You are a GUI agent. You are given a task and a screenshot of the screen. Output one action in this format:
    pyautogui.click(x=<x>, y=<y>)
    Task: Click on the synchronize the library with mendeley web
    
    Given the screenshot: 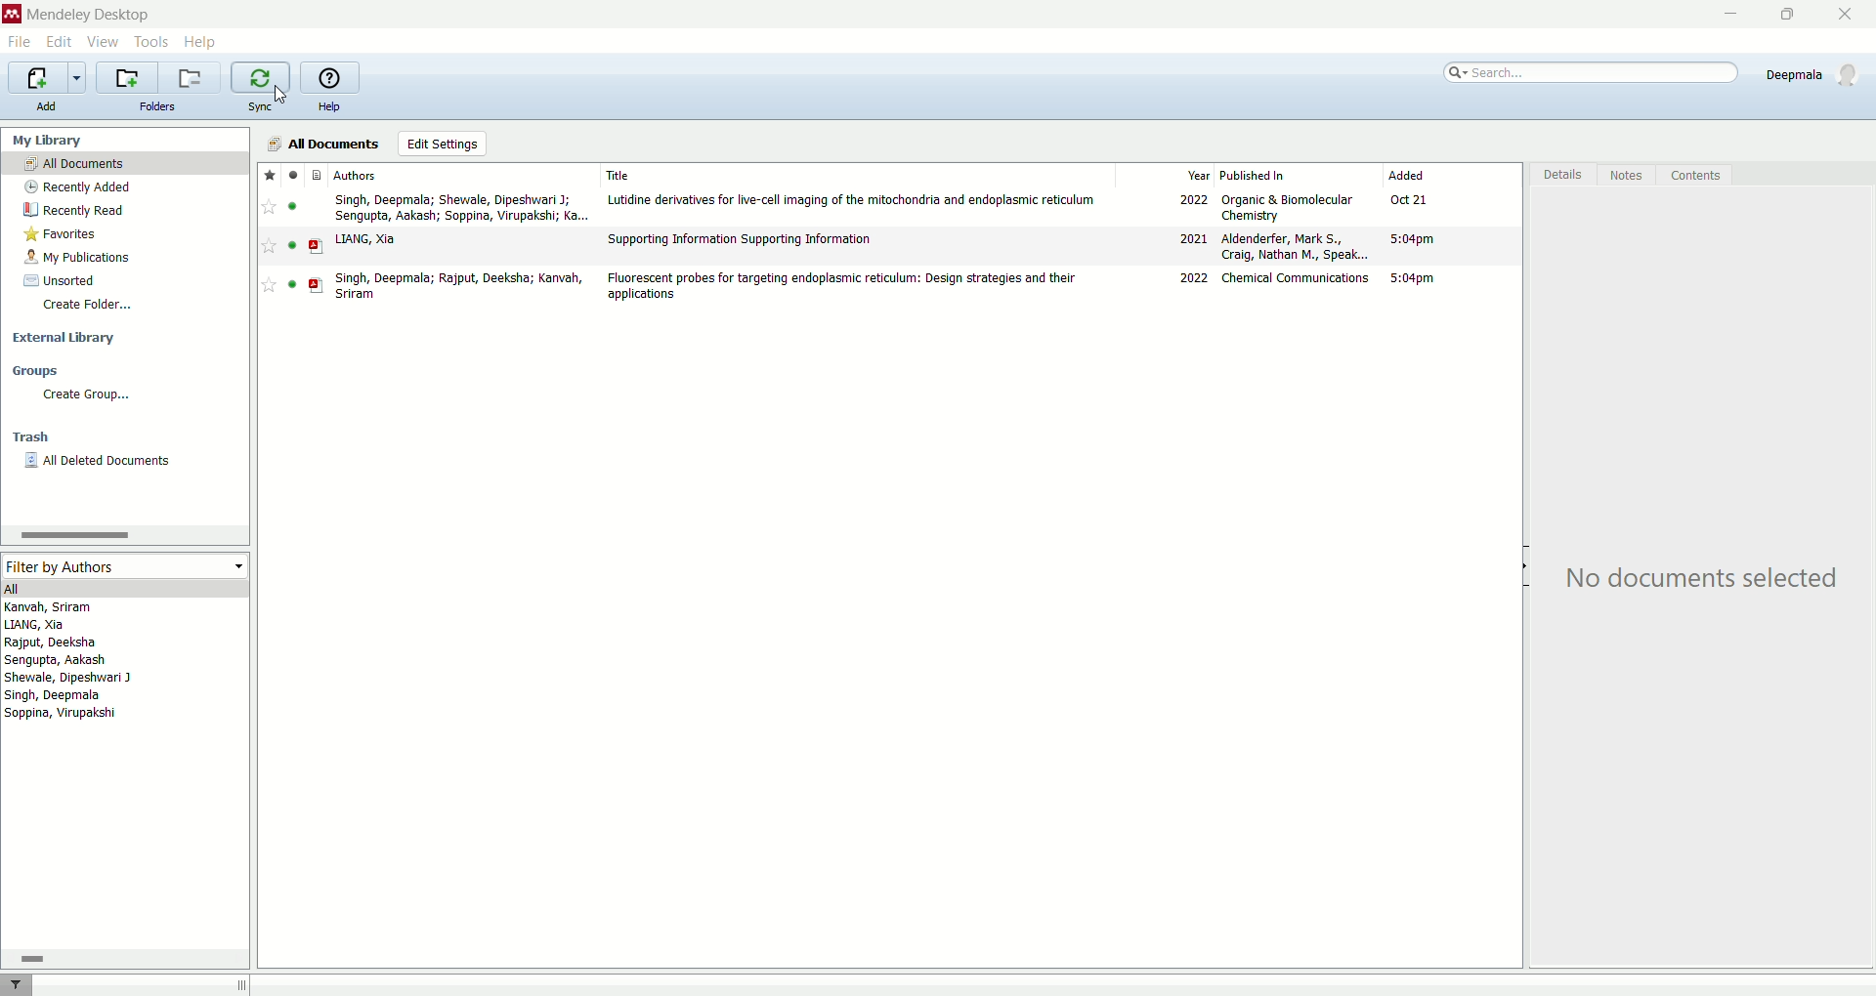 What is the action you would take?
    pyautogui.click(x=258, y=77)
    